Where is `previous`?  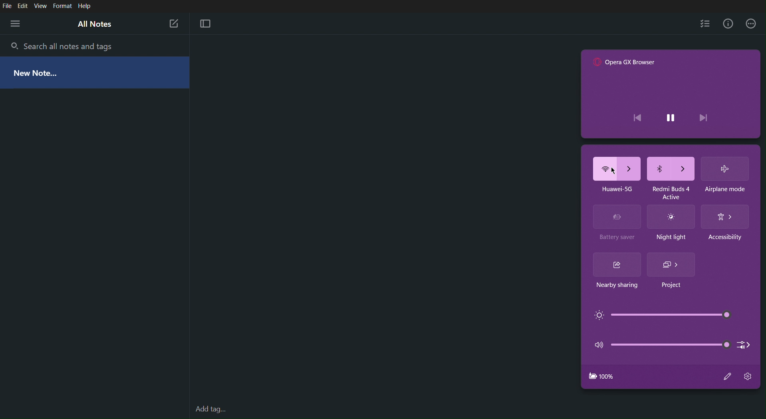
previous is located at coordinates (640, 118).